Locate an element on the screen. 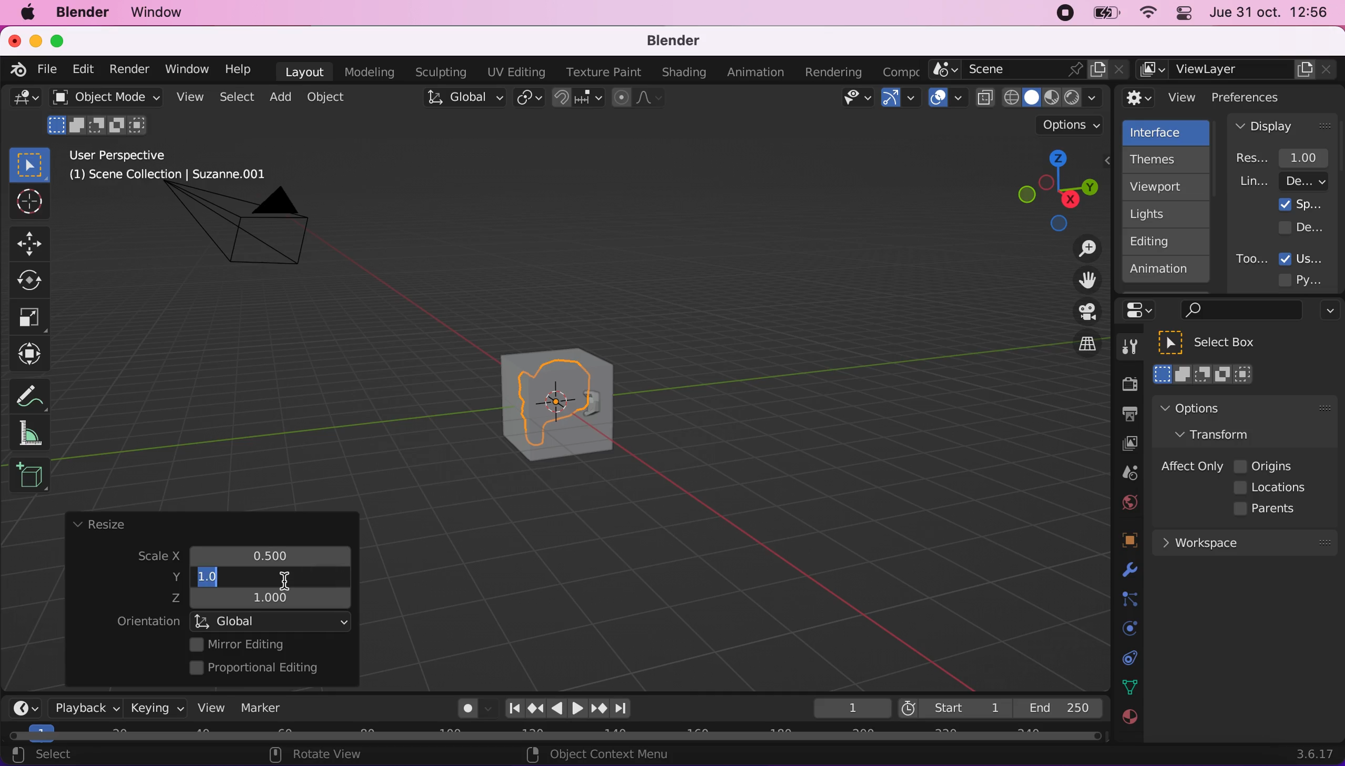 The height and width of the screenshot is (766, 1345). physics is located at coordinates (1127, 571).